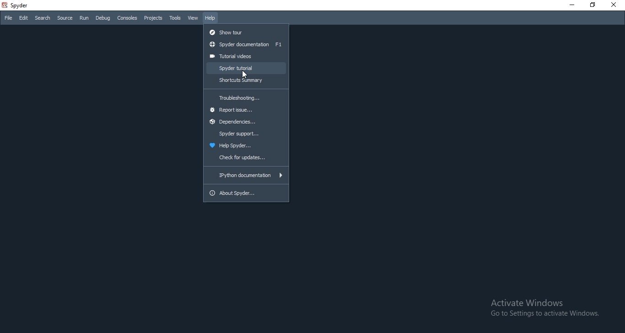  What do you see at coordinates (7, 18) in the screenshot?
I see `File ` at bounding box center [7, 18].